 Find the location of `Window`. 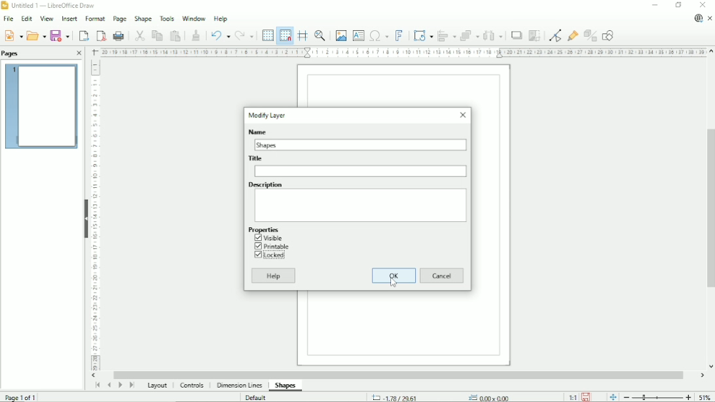

Window is located at coordinates (194, 18).